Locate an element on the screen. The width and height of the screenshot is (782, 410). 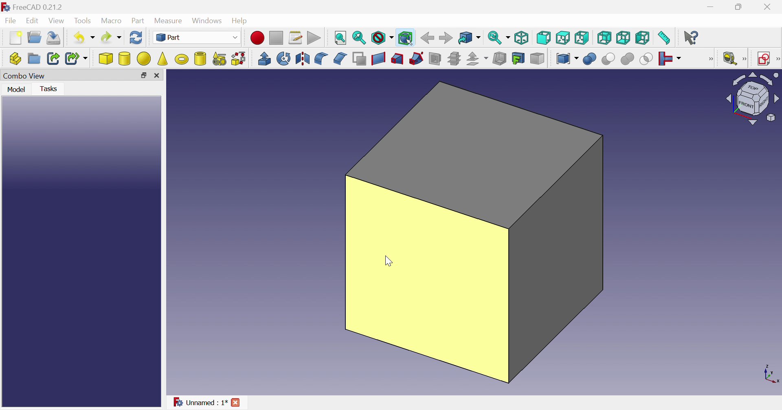
FreeCAD 0.21.2 is located at coordinates (40, 7).